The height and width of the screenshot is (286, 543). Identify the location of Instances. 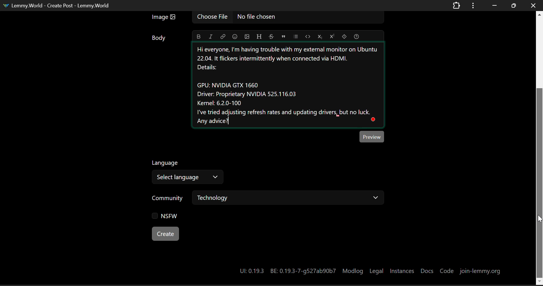
(402, 270).